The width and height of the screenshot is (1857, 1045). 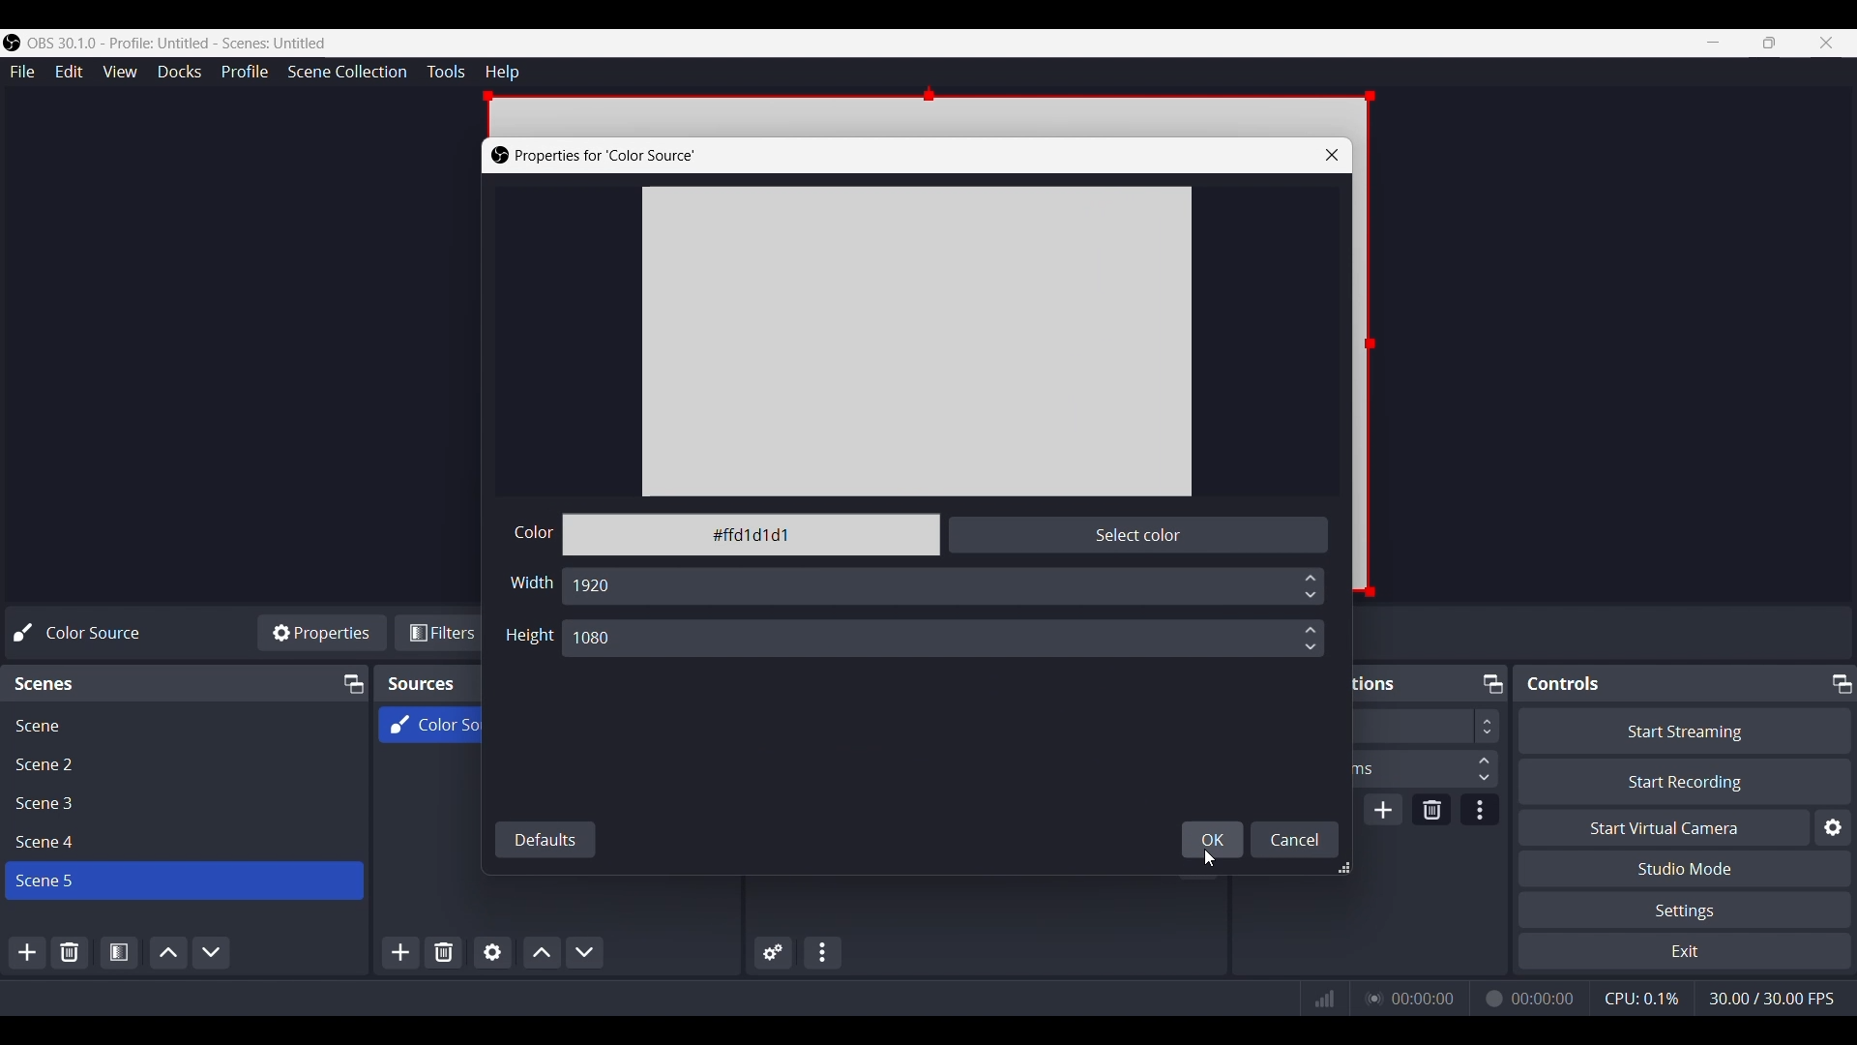 I want to click on Height of color source canvas, so click(x=529, y=638).